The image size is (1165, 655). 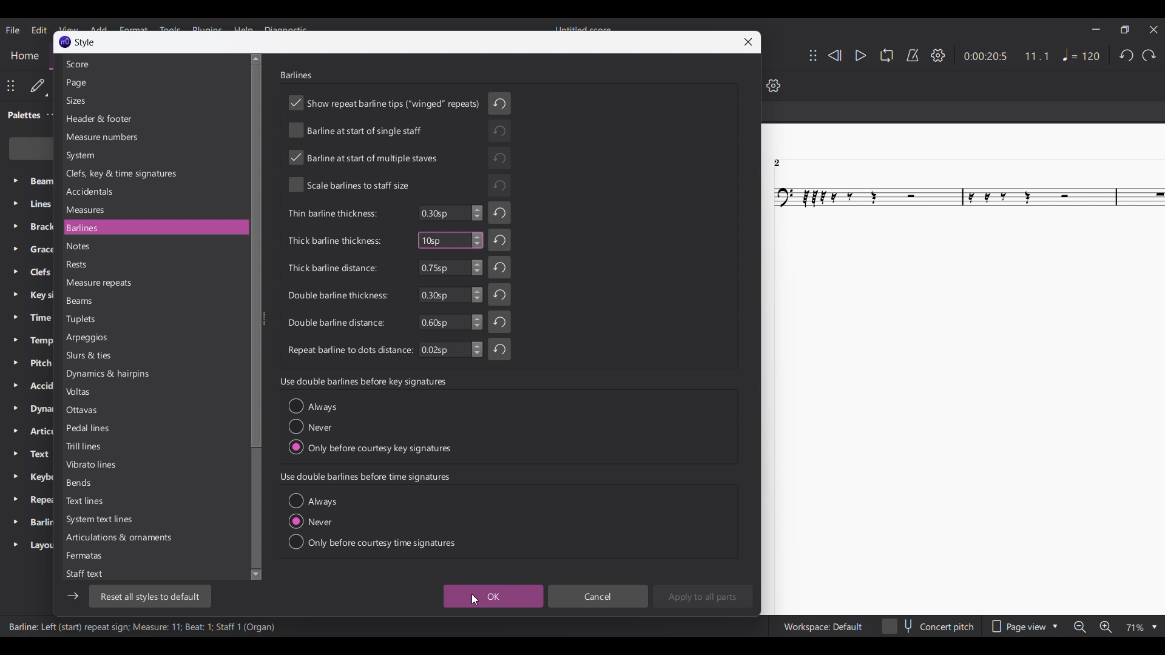 I want to click on Vertical slide bar, so click(x=255, y=317).